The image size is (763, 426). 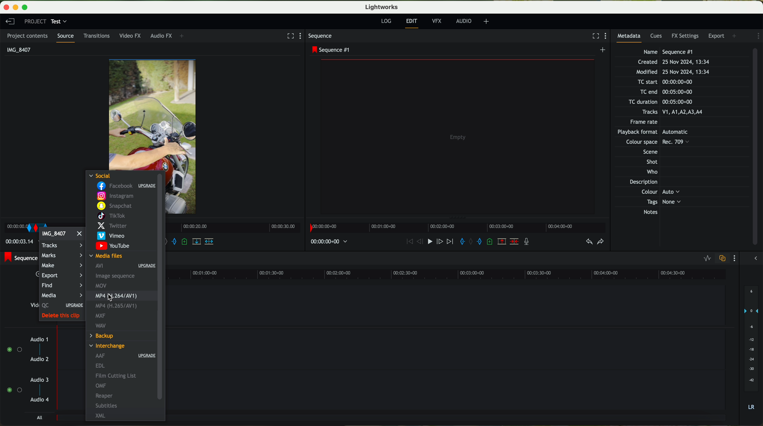 I want to click on project: test, so click(x=45, y=22).